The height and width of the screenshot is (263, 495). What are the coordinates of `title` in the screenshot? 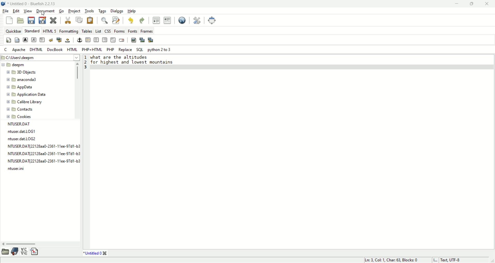 It's located at (33, 3).